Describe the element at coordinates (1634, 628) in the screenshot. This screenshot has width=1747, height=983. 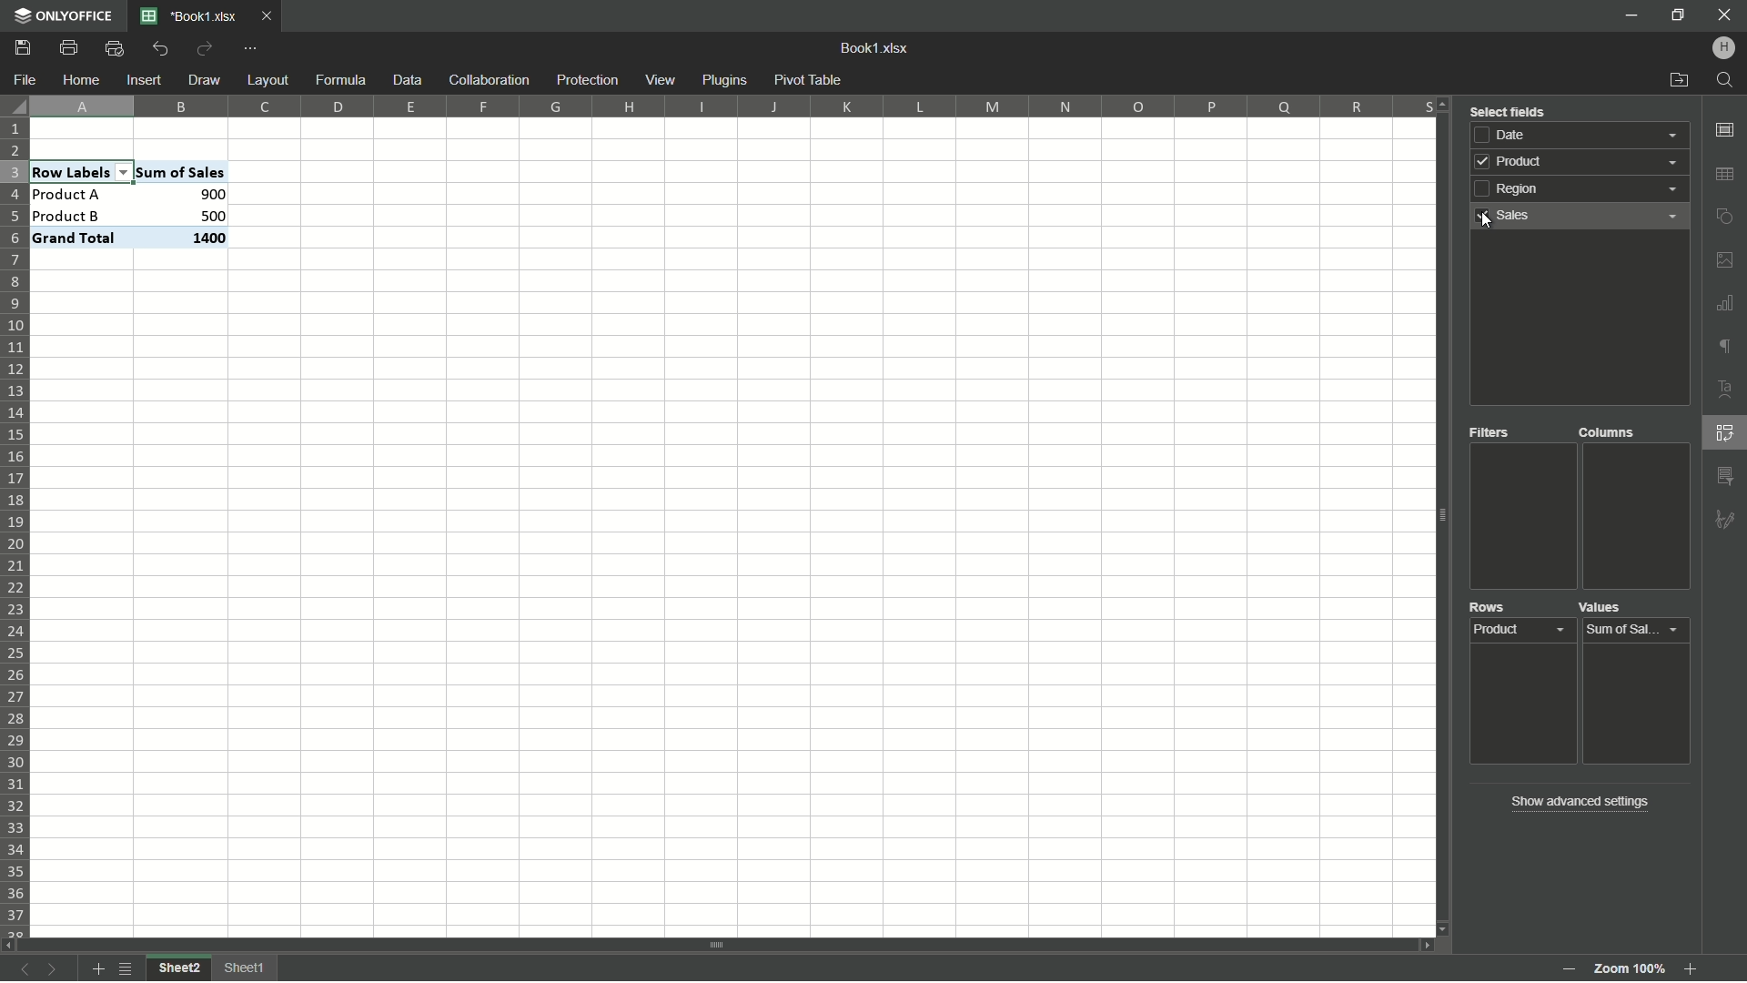
I see `Sum of sales` at that location.